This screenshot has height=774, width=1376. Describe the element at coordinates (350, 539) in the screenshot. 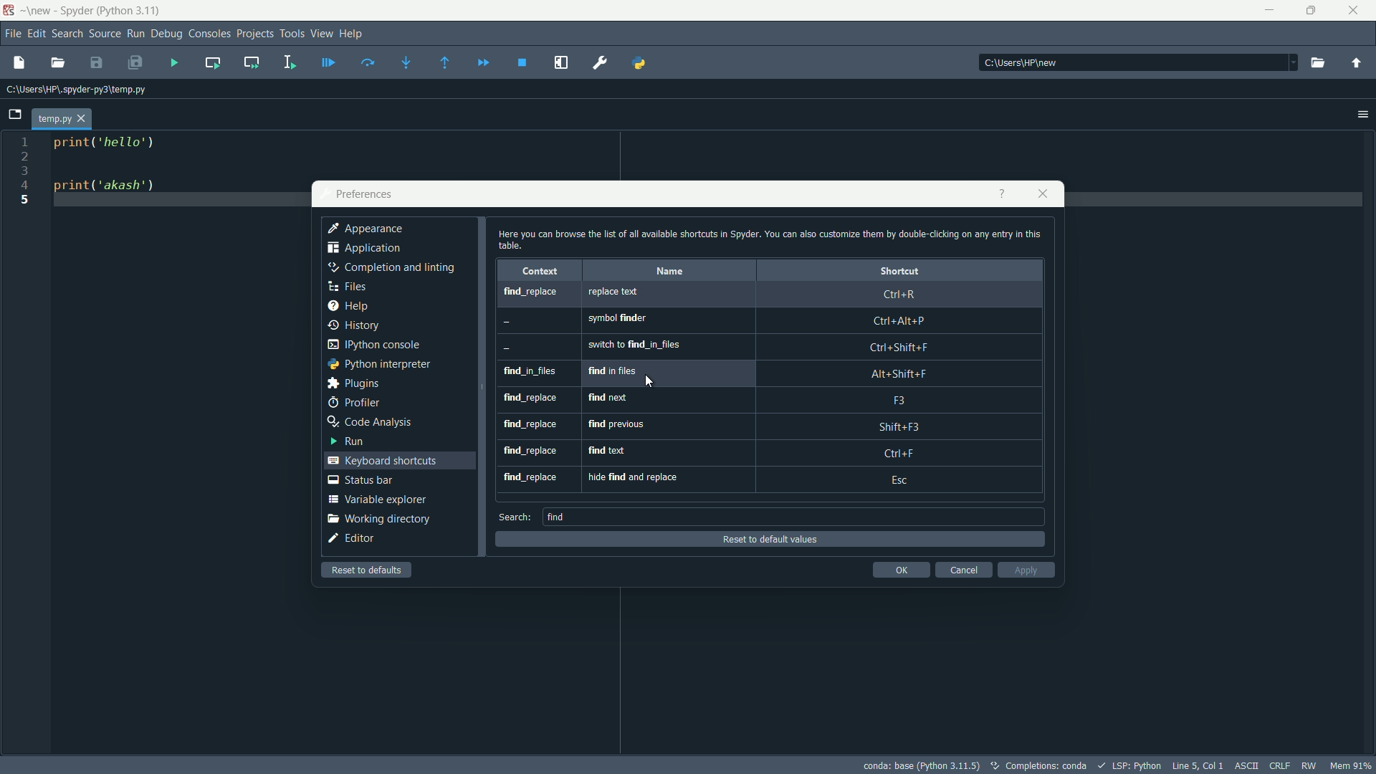

I see `editor` at that location.